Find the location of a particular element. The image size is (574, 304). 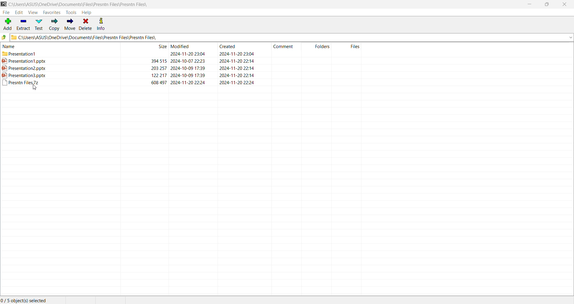

presentation1 is located at coordinates (24, 55).